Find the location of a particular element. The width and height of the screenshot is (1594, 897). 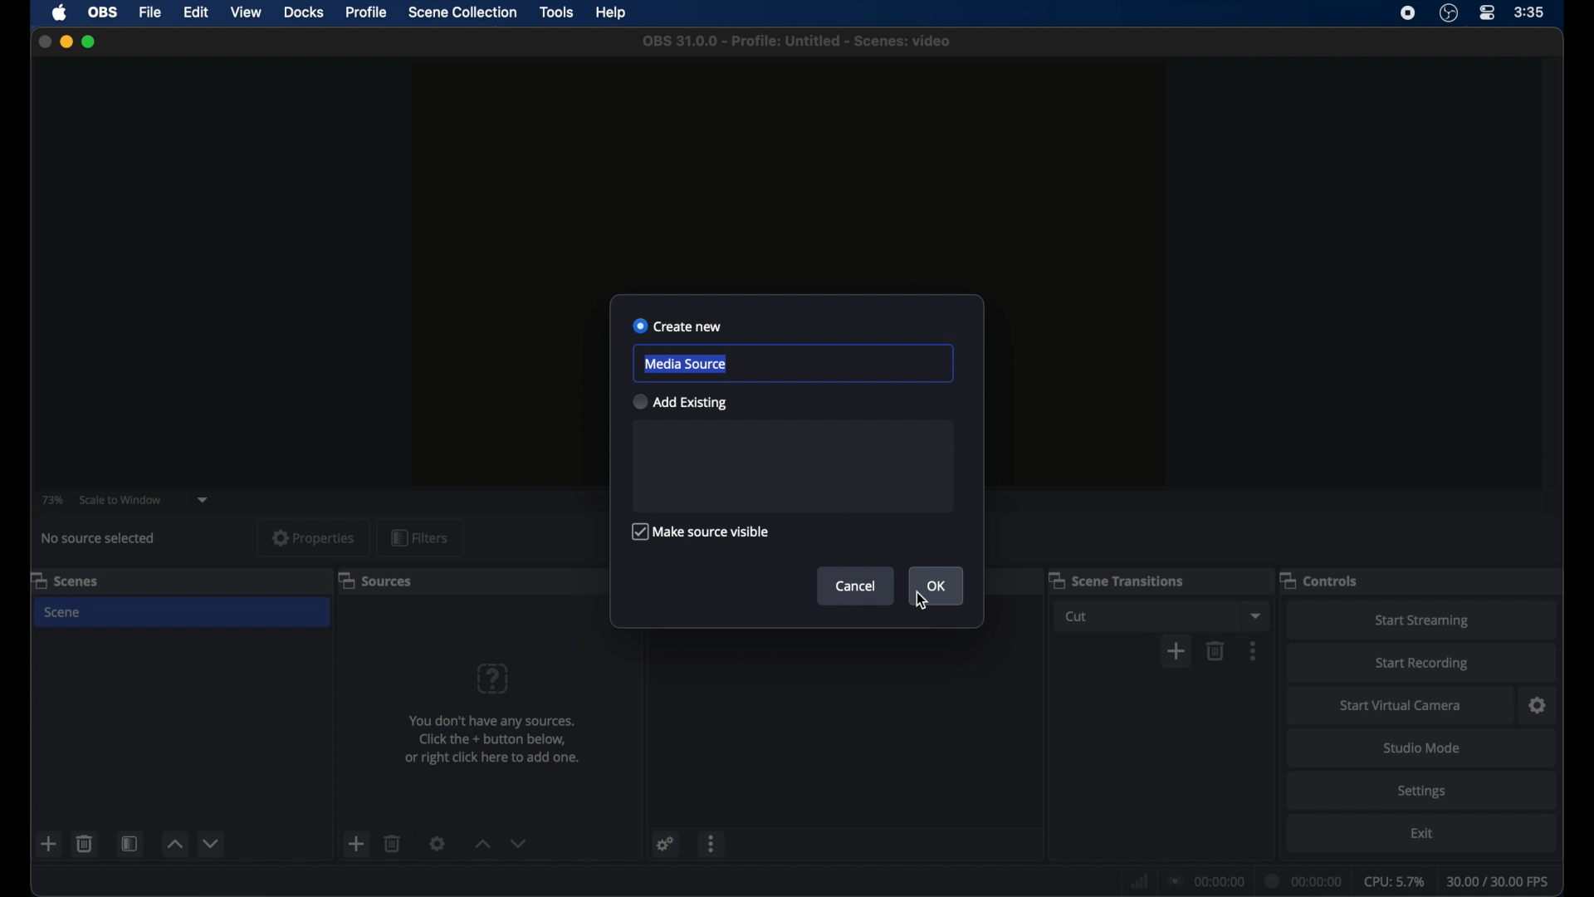

settings is located at coordinates (438, 843).